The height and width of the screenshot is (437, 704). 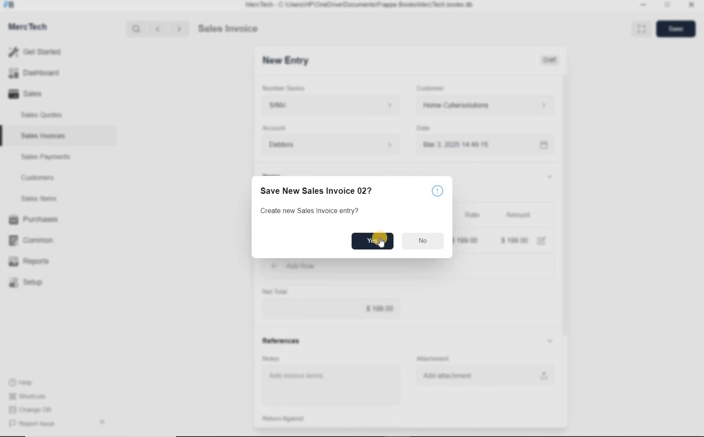 What do you see at coordinates (360, 5) in the screenshot?
I see `MercTech - C:\Users\HP\OneDrive\Documents\Frappe Books\MercTech books db` at bounding box center [360, 5].